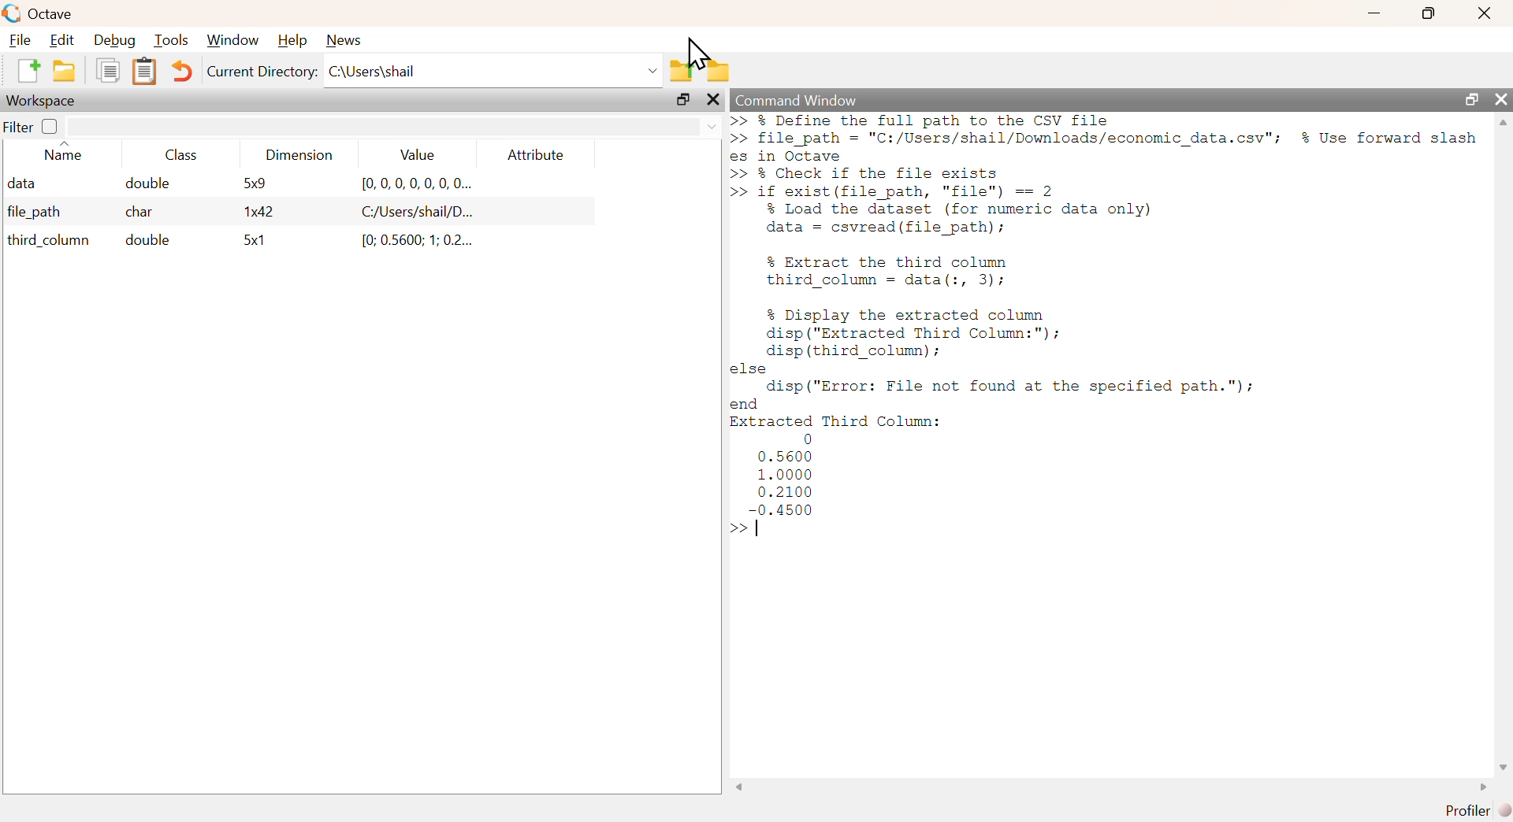  Describe the element at coordinates (147, 72) in the screenshot. I see `document clipboard` at that location.